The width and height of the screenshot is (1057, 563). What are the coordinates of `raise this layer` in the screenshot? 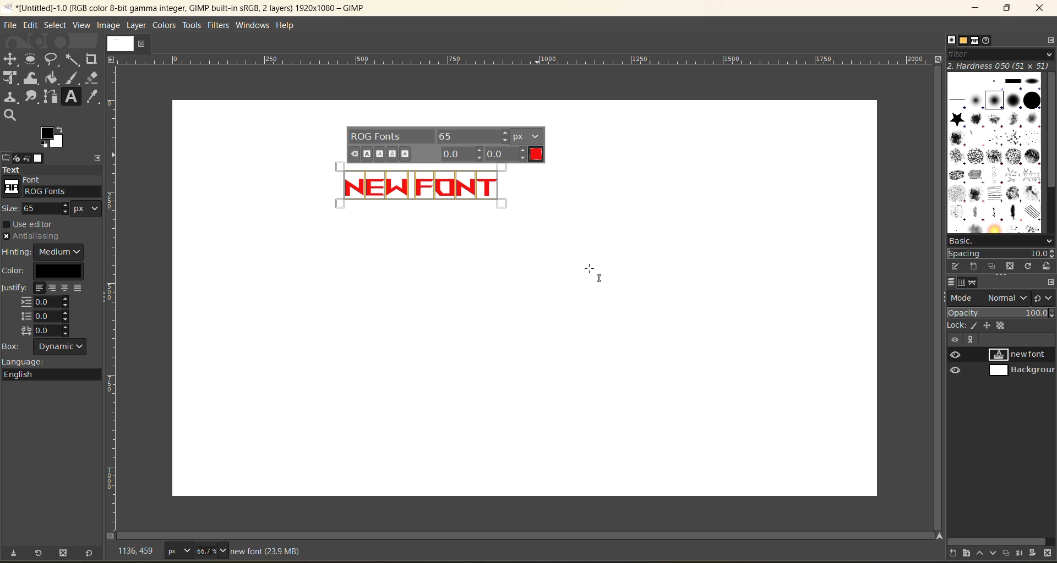 It's located at (983, 552).